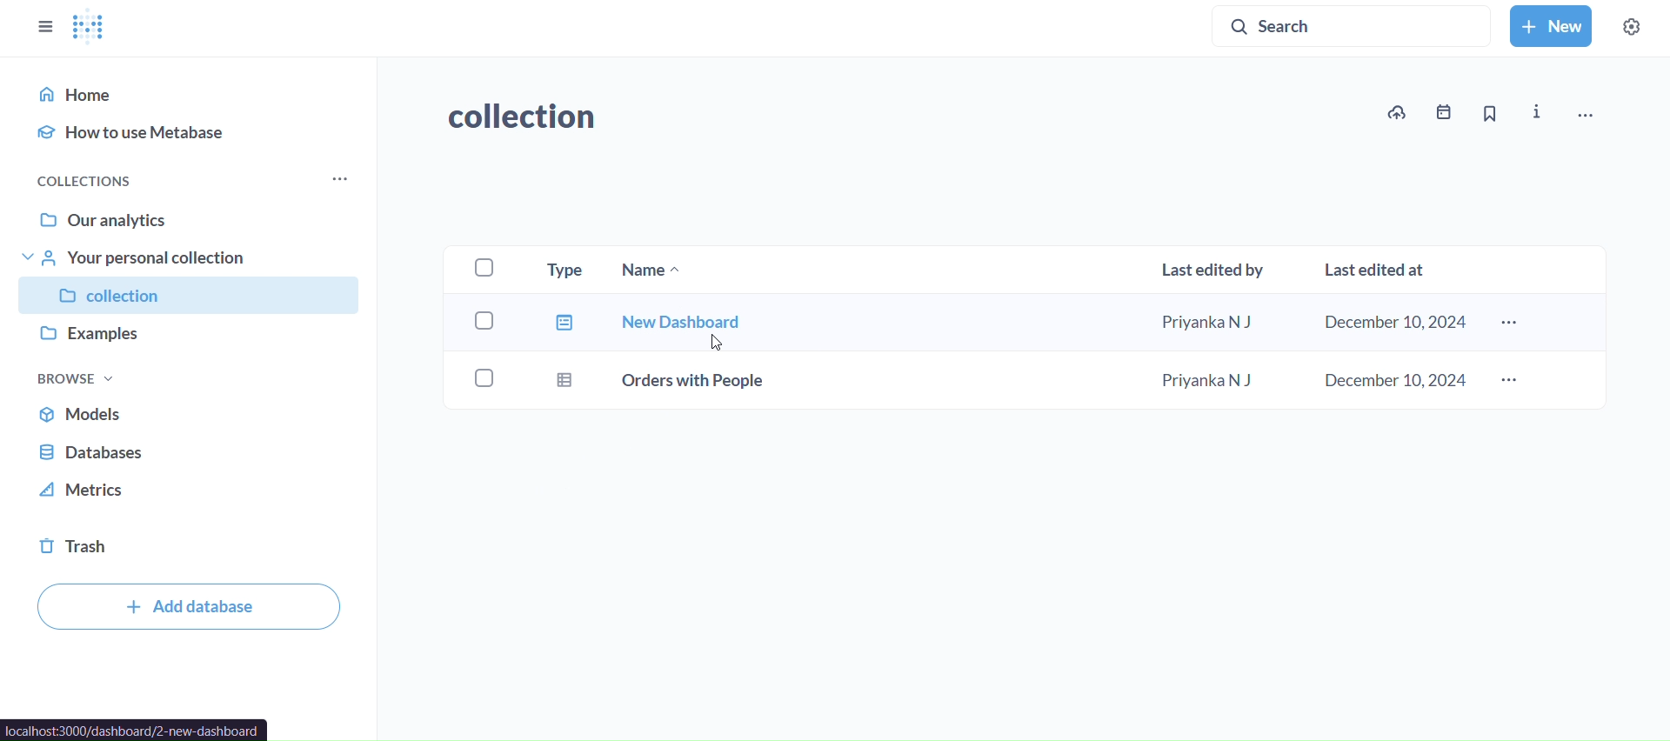  Describe the element at coordinates (198, 94) in the screenshot. I see `home` at that location.